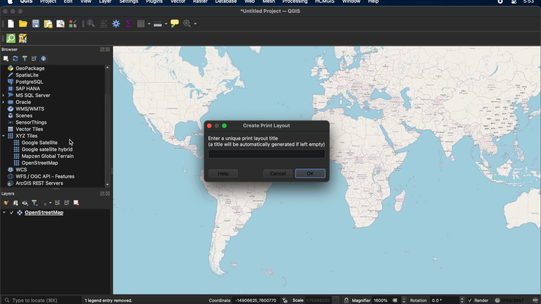  What do you see at coordinates (11, 25) in the screenshot?
I see `new project` at bounding box center [11, 25].